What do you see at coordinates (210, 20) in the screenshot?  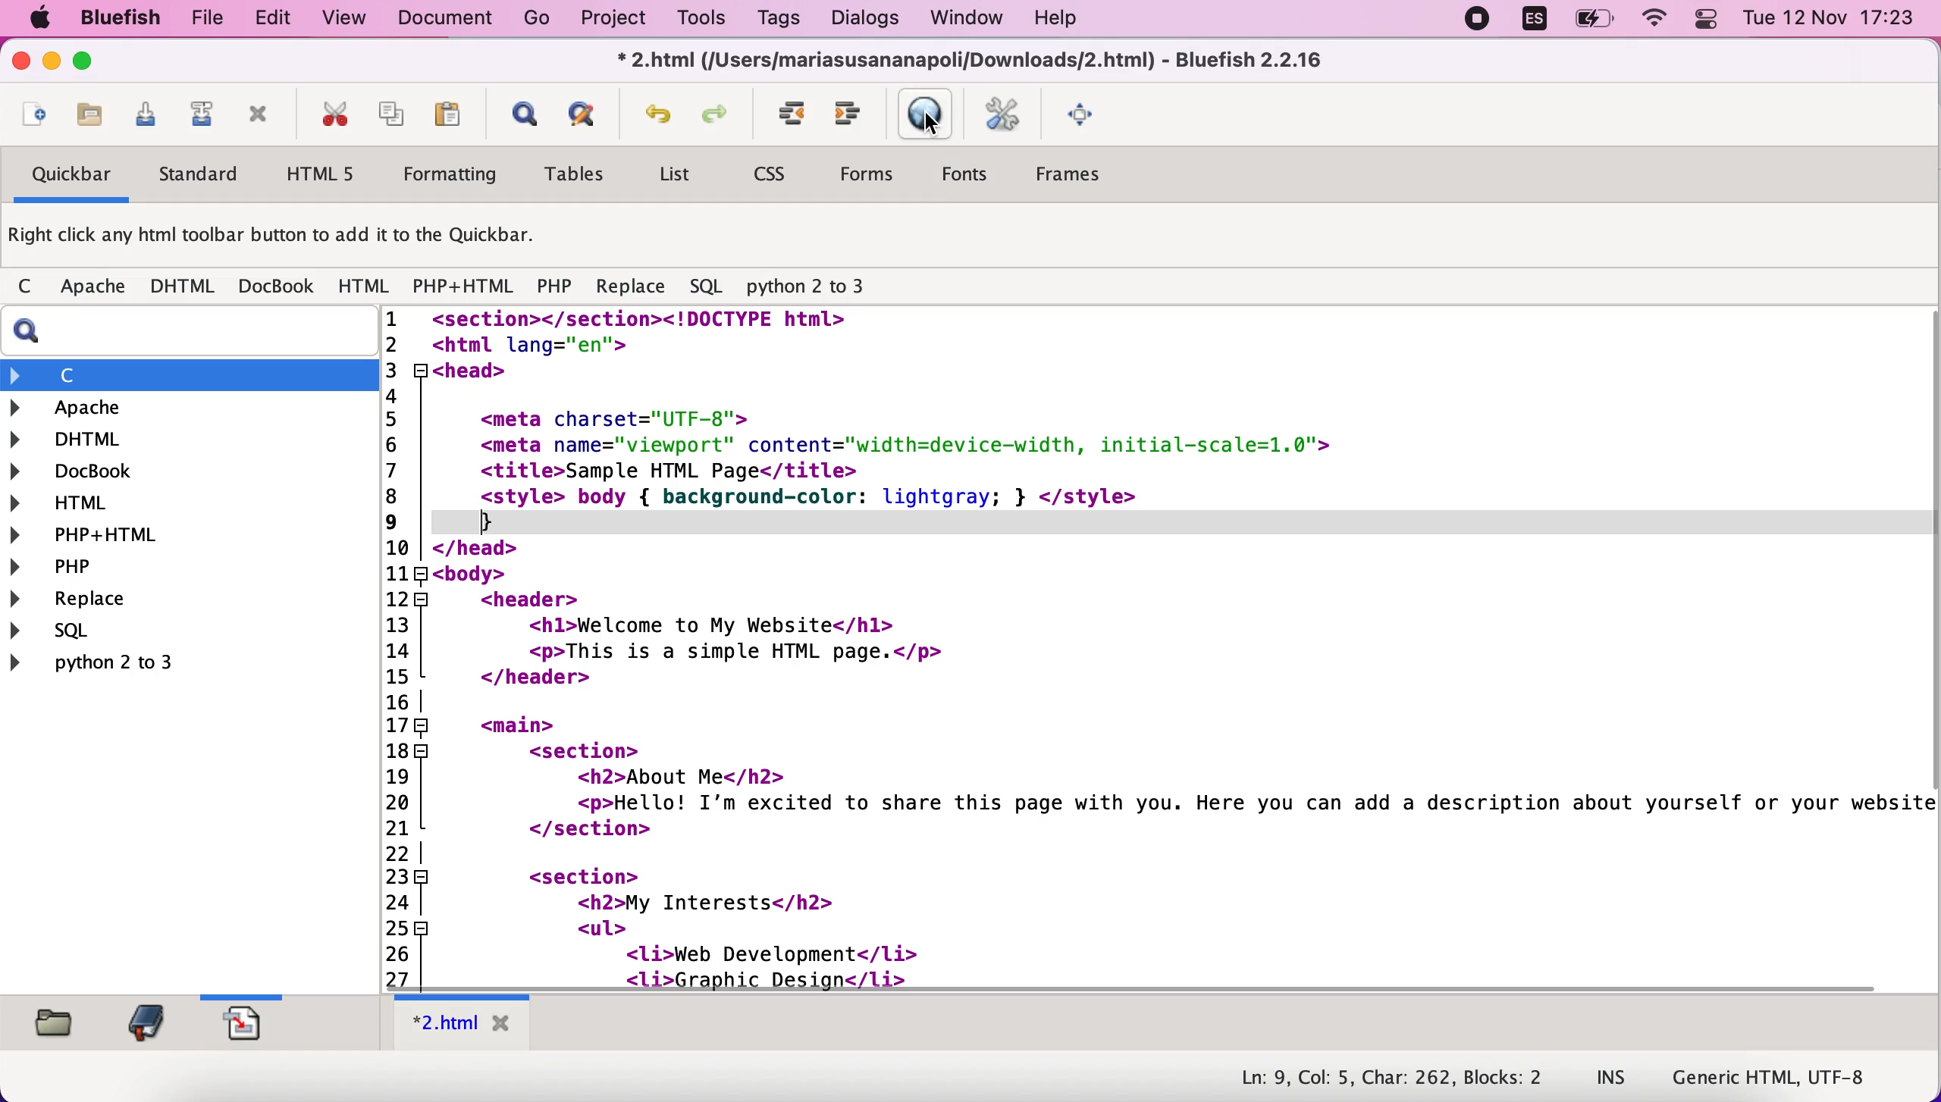 I see `file` at bounding box center [210, 20].